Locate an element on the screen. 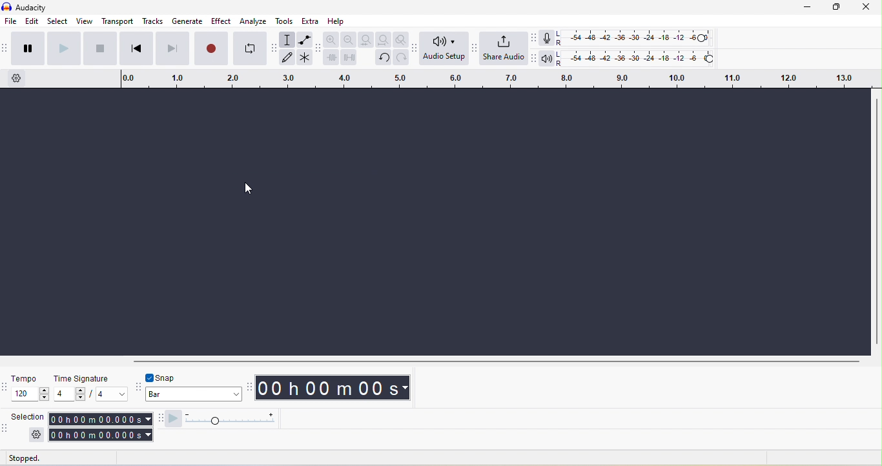 The width and height of the screenshot is (882, 466). audacity is located at coordinates (31, 8).